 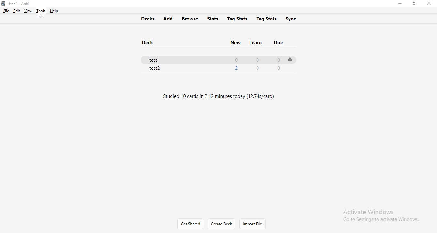 I want to click on close, so click(x=429, y=4).